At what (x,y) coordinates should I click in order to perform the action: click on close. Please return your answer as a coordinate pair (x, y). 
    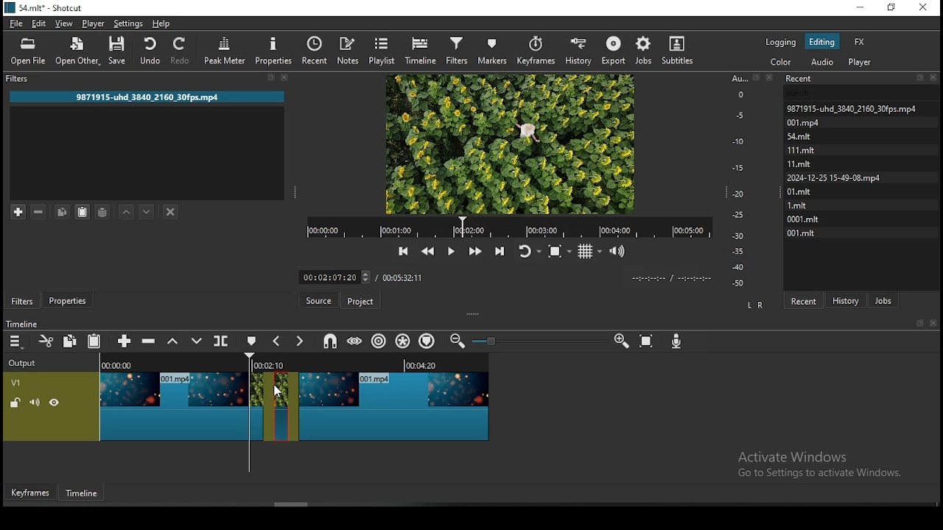
    Looking at the image, I should click on (933, 323).